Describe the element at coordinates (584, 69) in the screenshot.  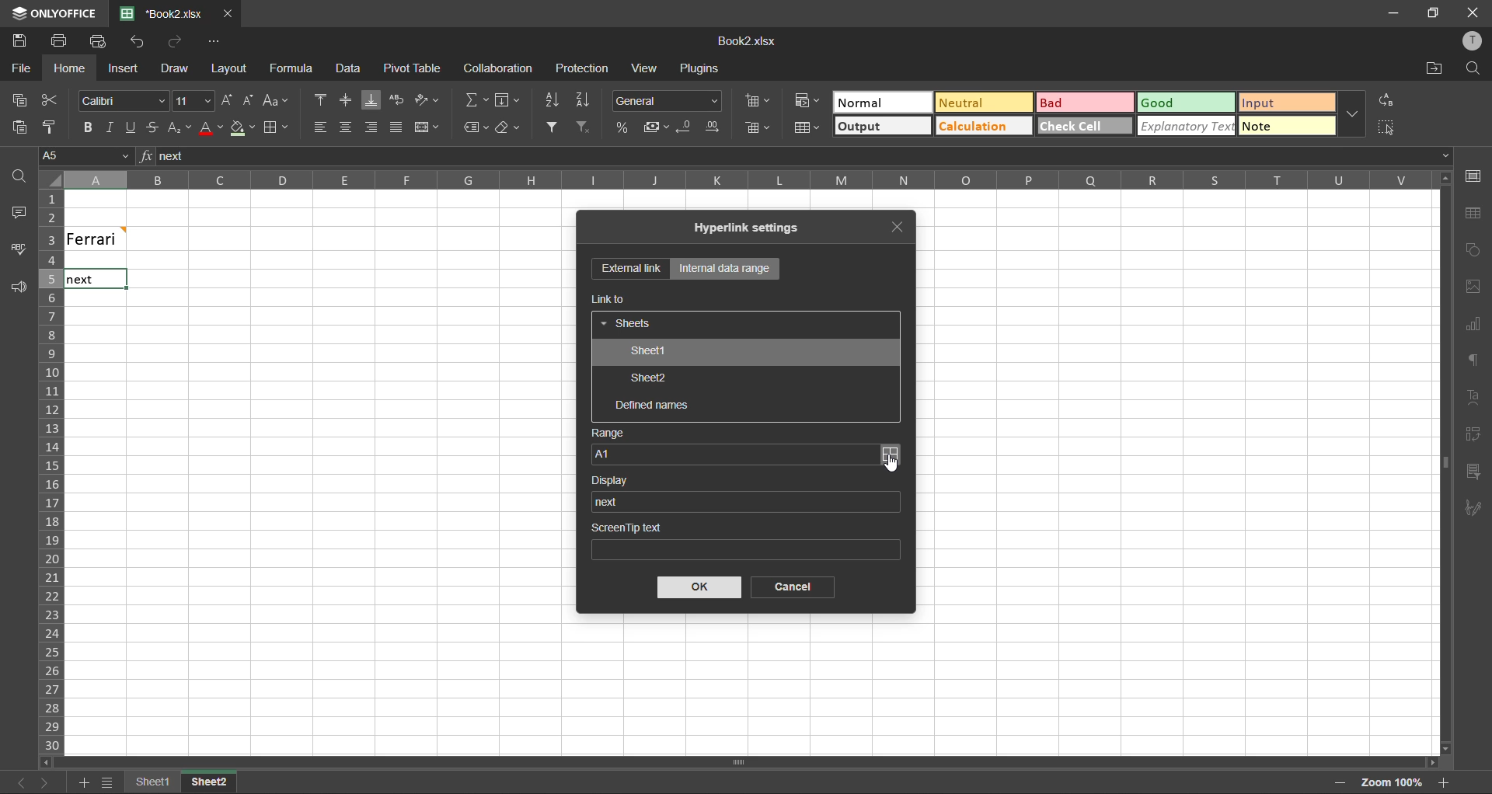
I see `protection` at that location.